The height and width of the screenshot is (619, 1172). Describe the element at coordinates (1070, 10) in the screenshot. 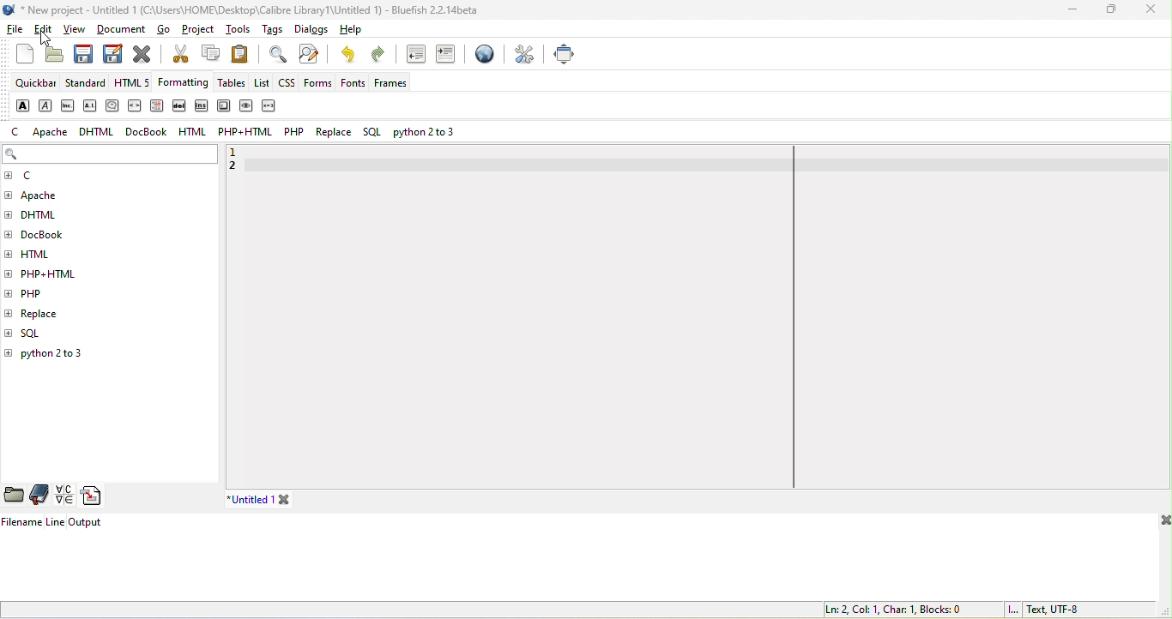

I see `minimize` at that location.